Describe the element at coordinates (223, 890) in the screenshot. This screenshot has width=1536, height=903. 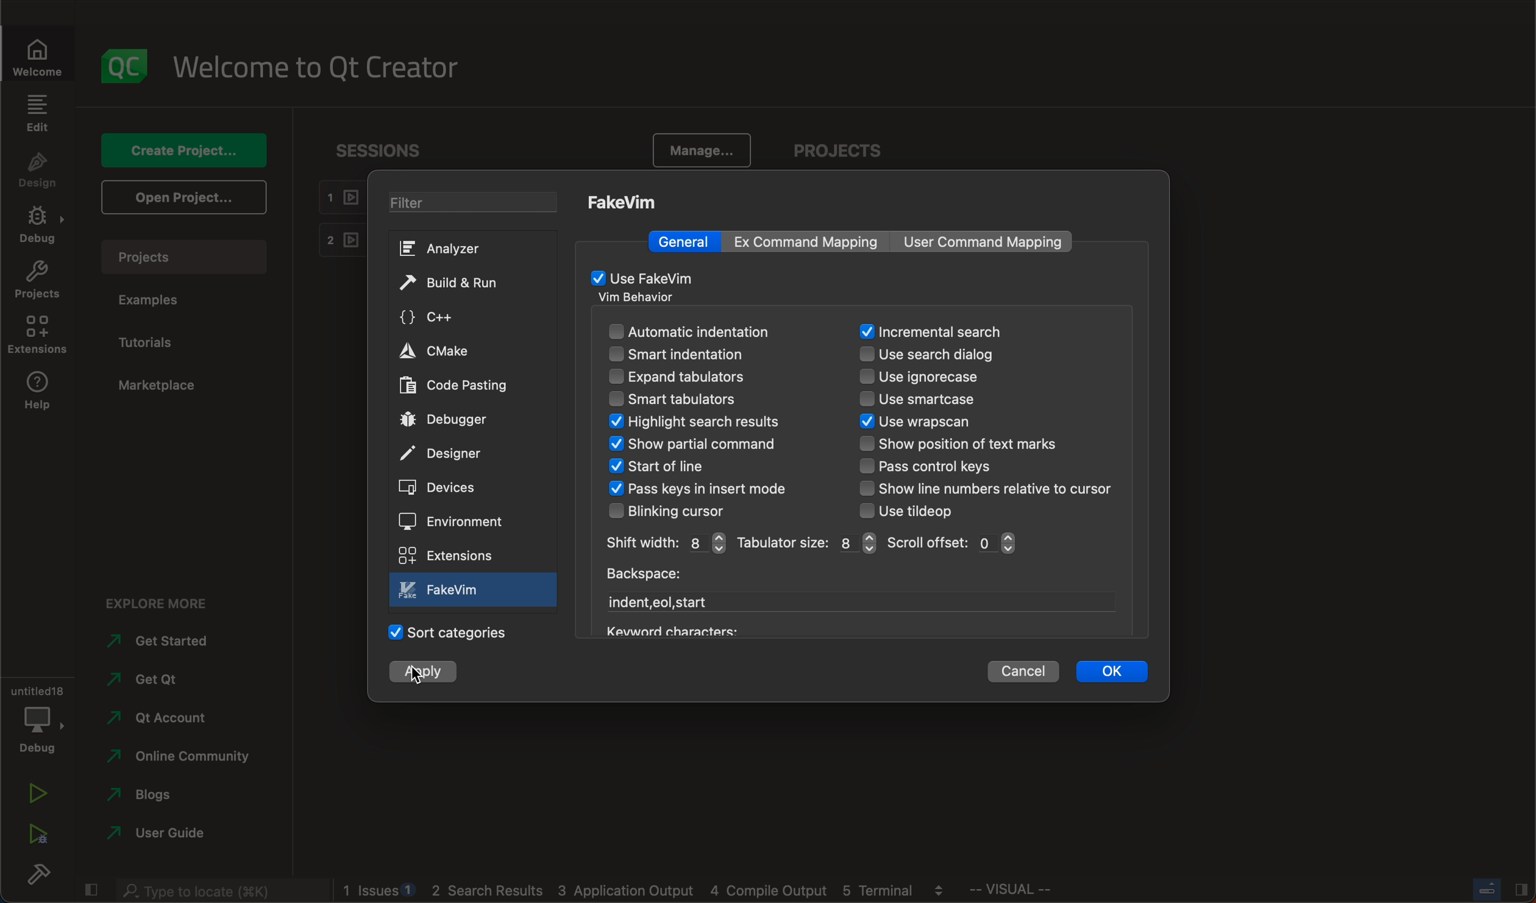
I see `search bar` at that location.